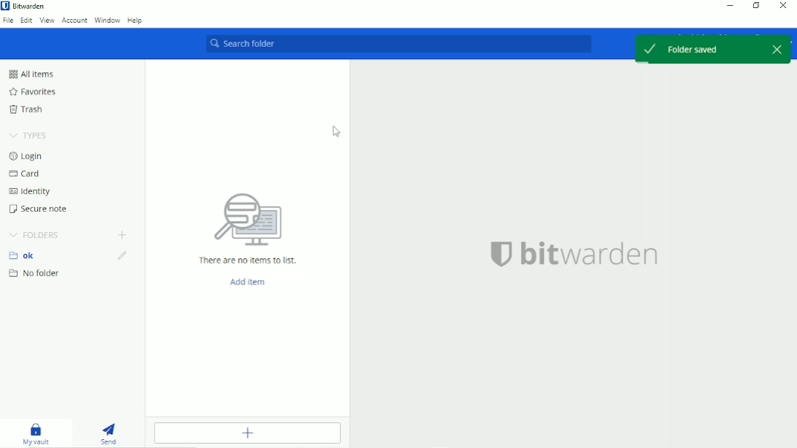 The image size is (797, 448). Describe the element at coordinates (121, 236) in the screenshot. I see `Add folder` at that location.